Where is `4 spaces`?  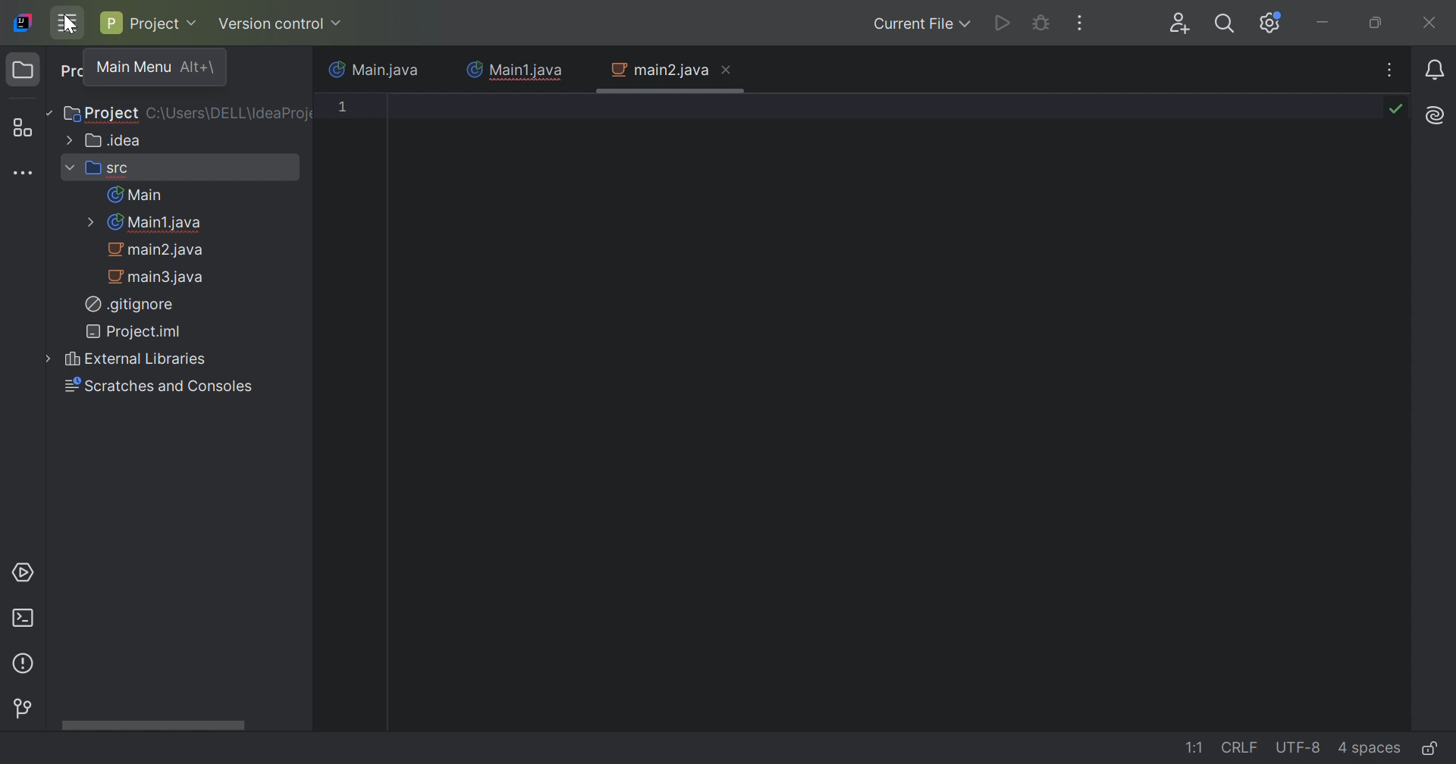
4 spaces is located at coordinates (1373, 750).